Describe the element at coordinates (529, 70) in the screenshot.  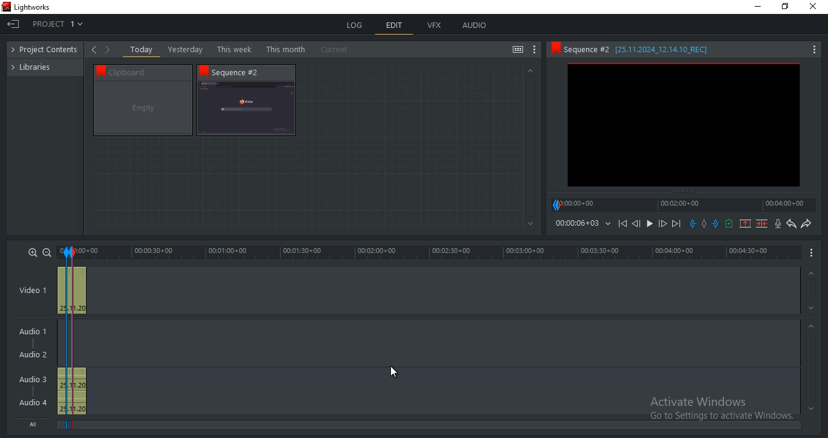
I see `greyed out up arrow` at that location.